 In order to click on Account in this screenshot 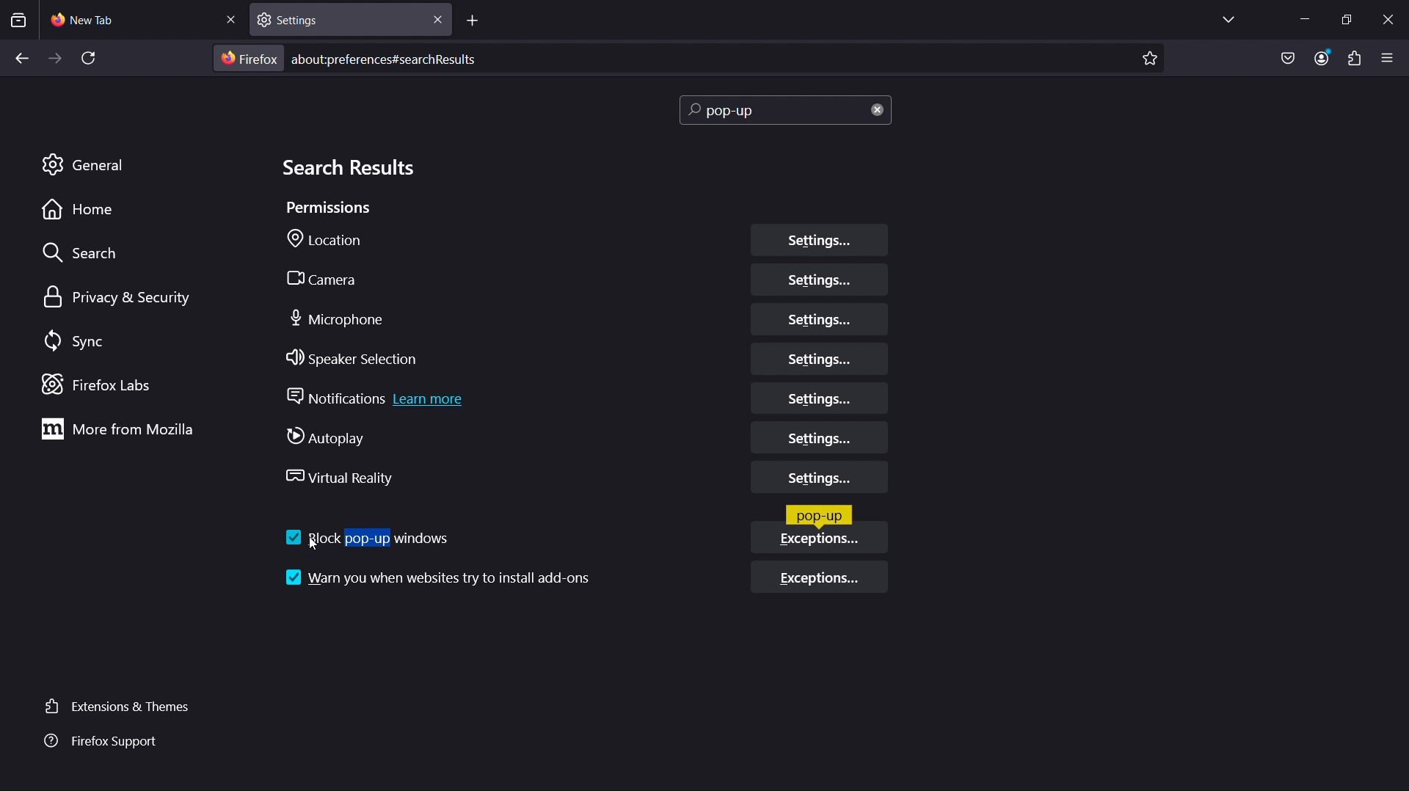, I will do `click(1325, 58)`.